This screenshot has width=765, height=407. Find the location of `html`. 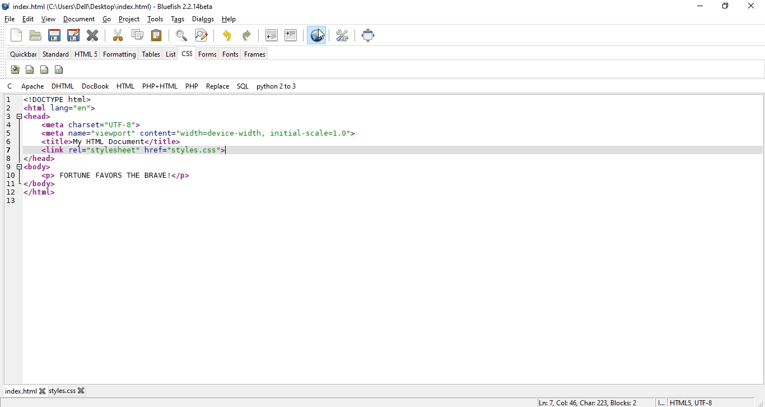

html is located at coordinates (126, 86).